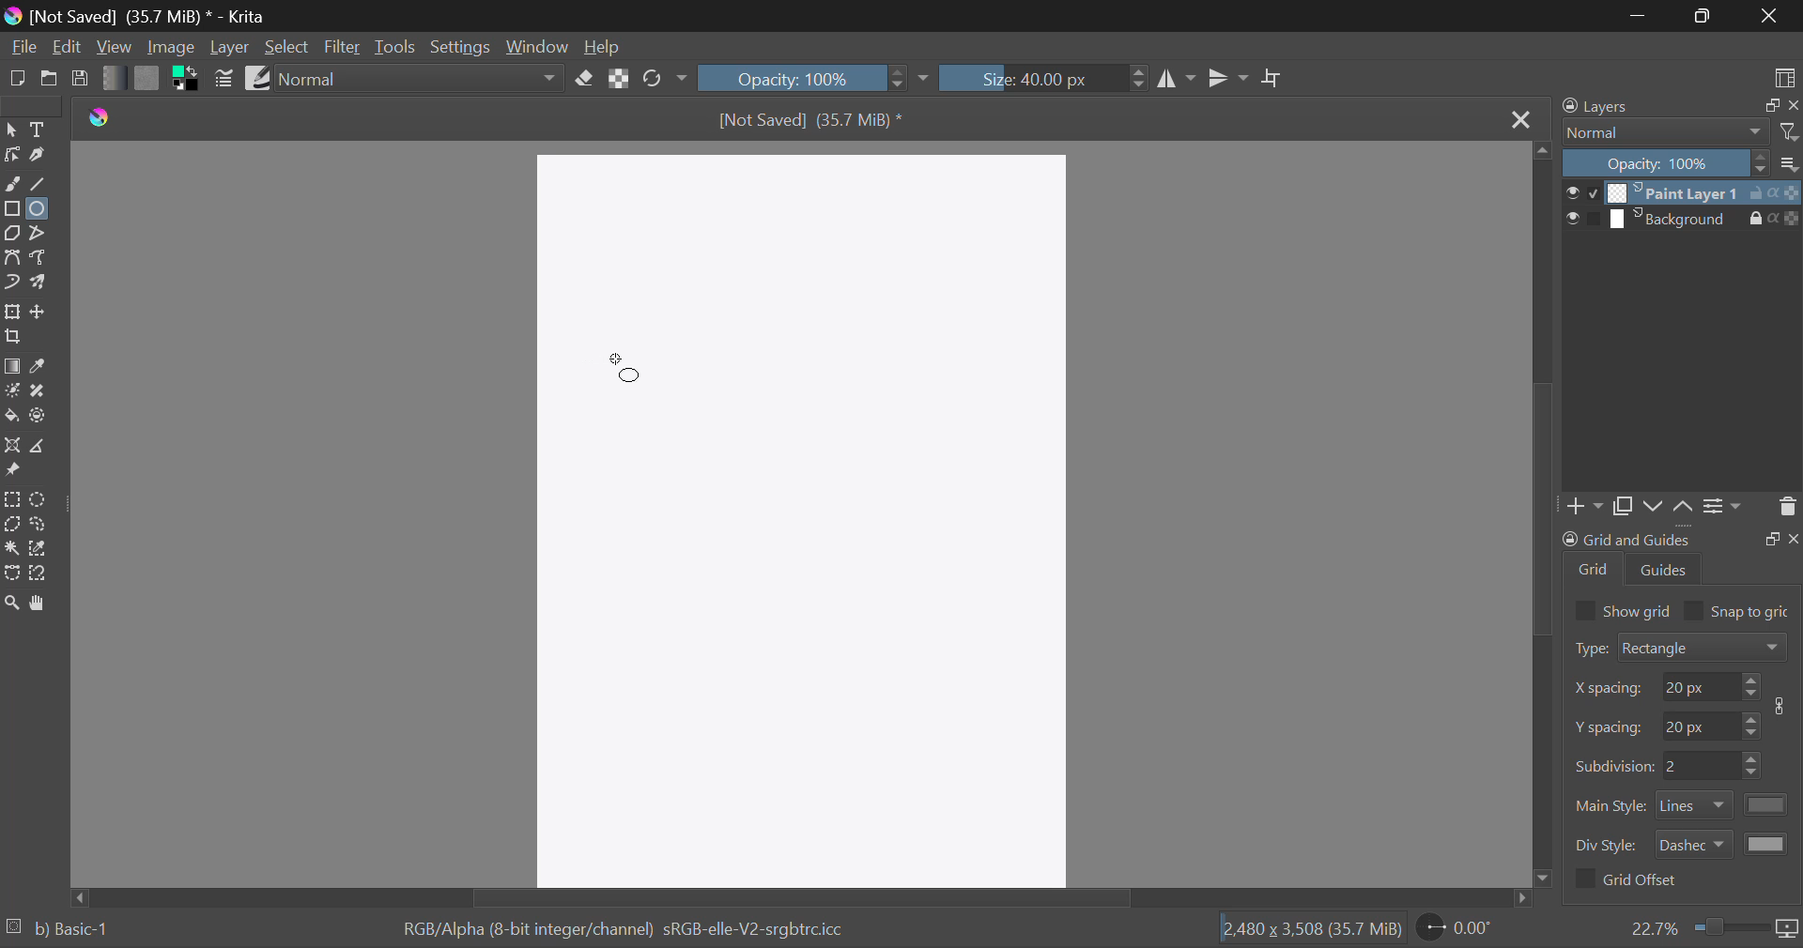  What do you see at coordinates (41, 283) in the screenshot?
I see `Multibrush Tool` at bounding box center [41, 283].